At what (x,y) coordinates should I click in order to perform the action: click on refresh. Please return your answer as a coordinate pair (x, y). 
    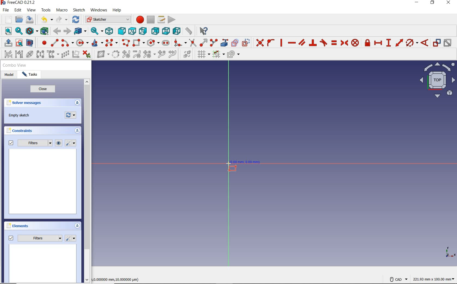
    Looking at the image, I should click on (76, 20).